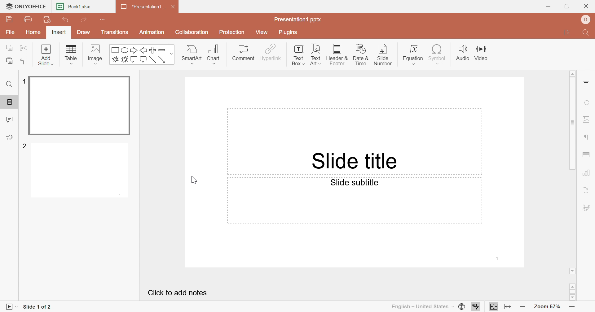 This screenshot has height=312, width=595. What do you see at coordinates (45, 19) in the screenshot?
I see `Quick Print` at bounding box center [45, 19].